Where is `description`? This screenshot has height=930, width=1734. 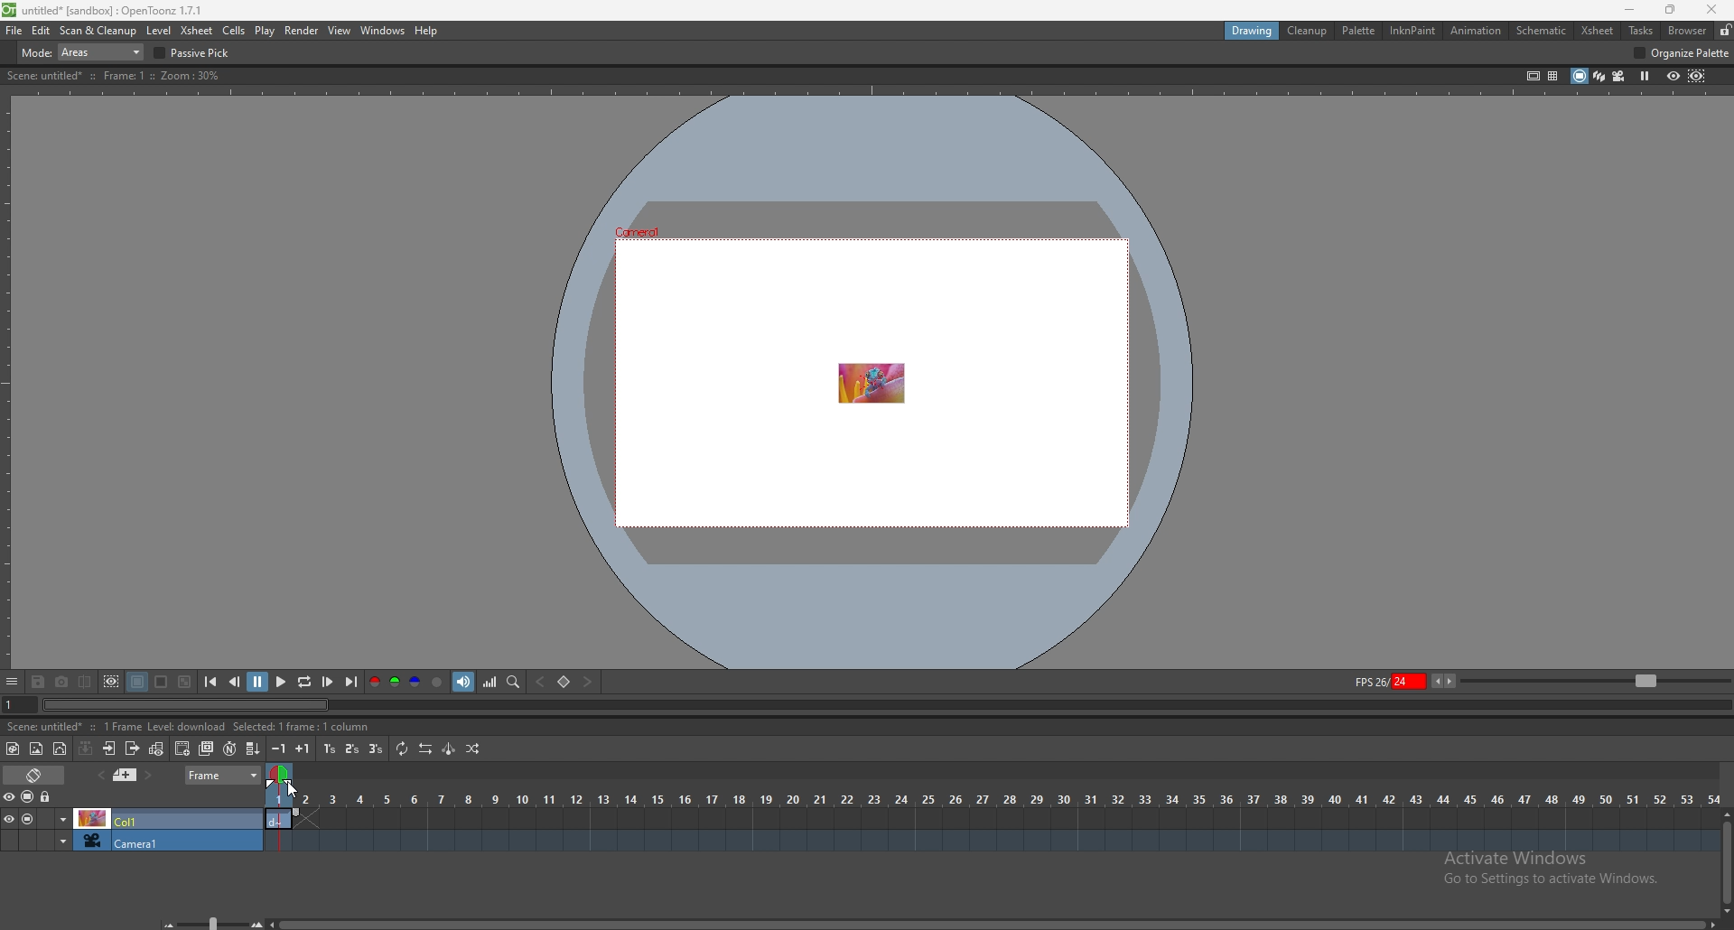 description is located at coordinates (116, 76).